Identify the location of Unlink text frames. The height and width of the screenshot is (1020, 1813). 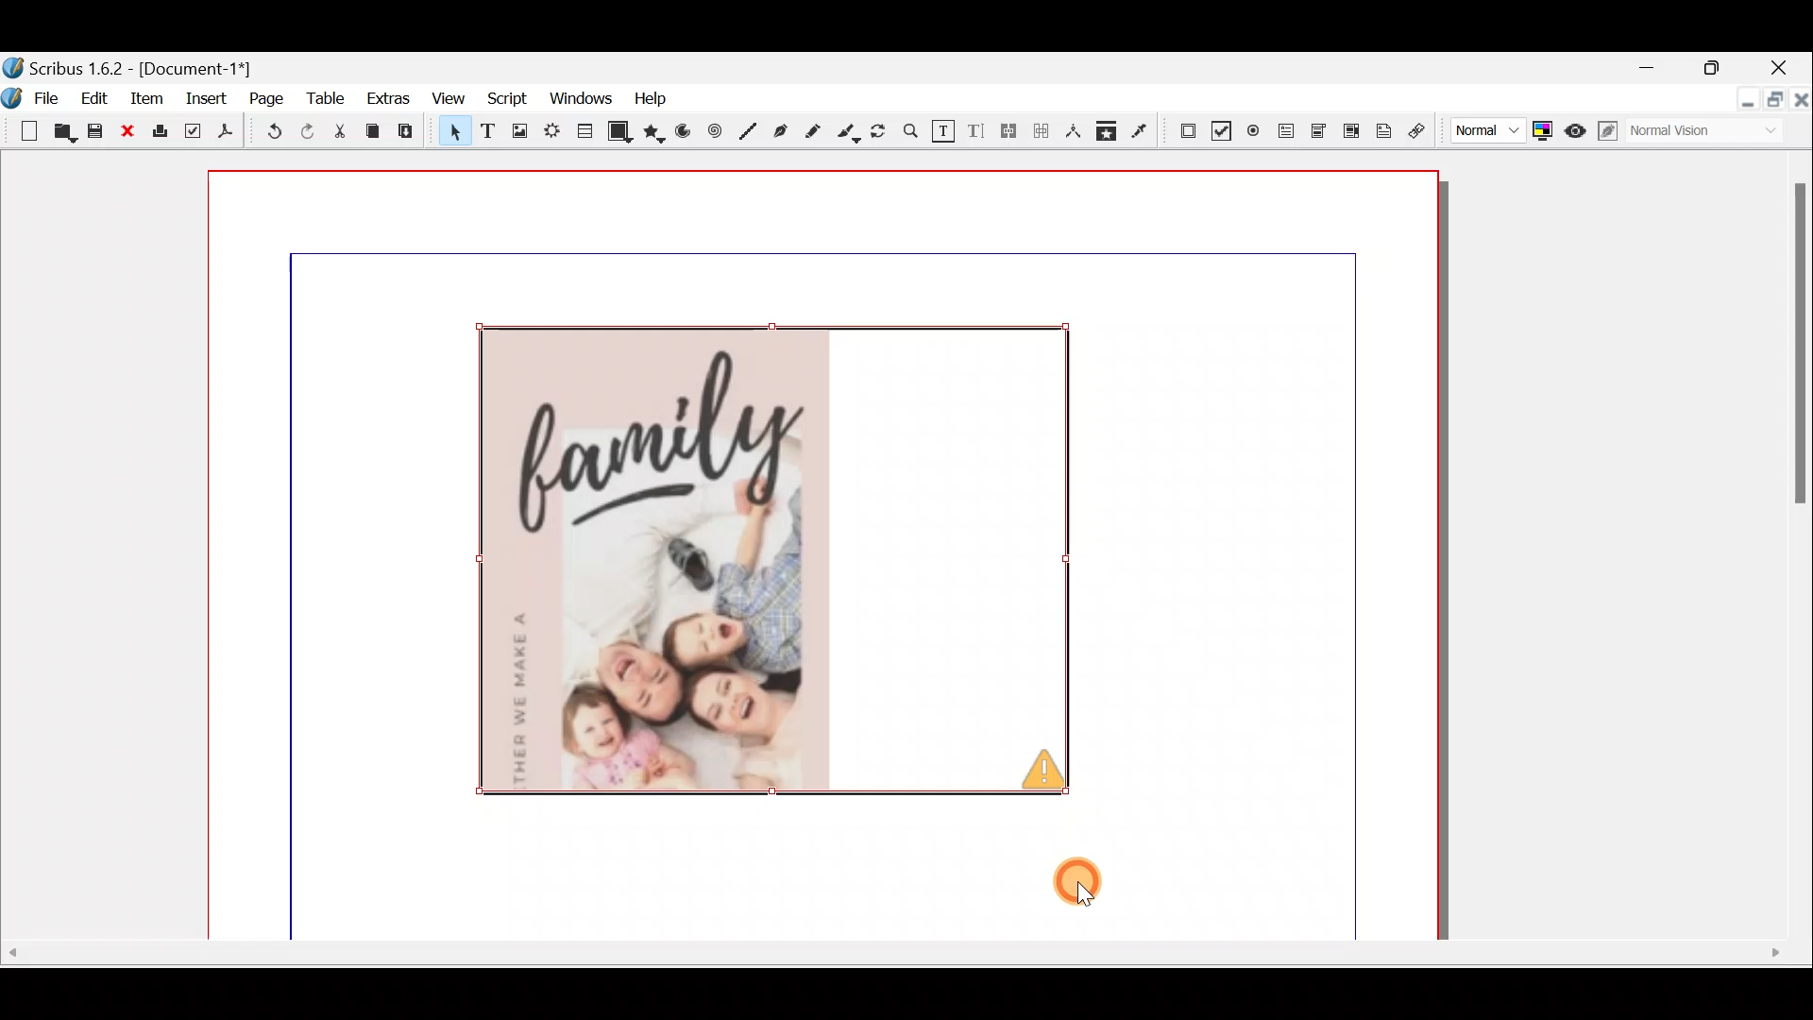
(1045, 129).